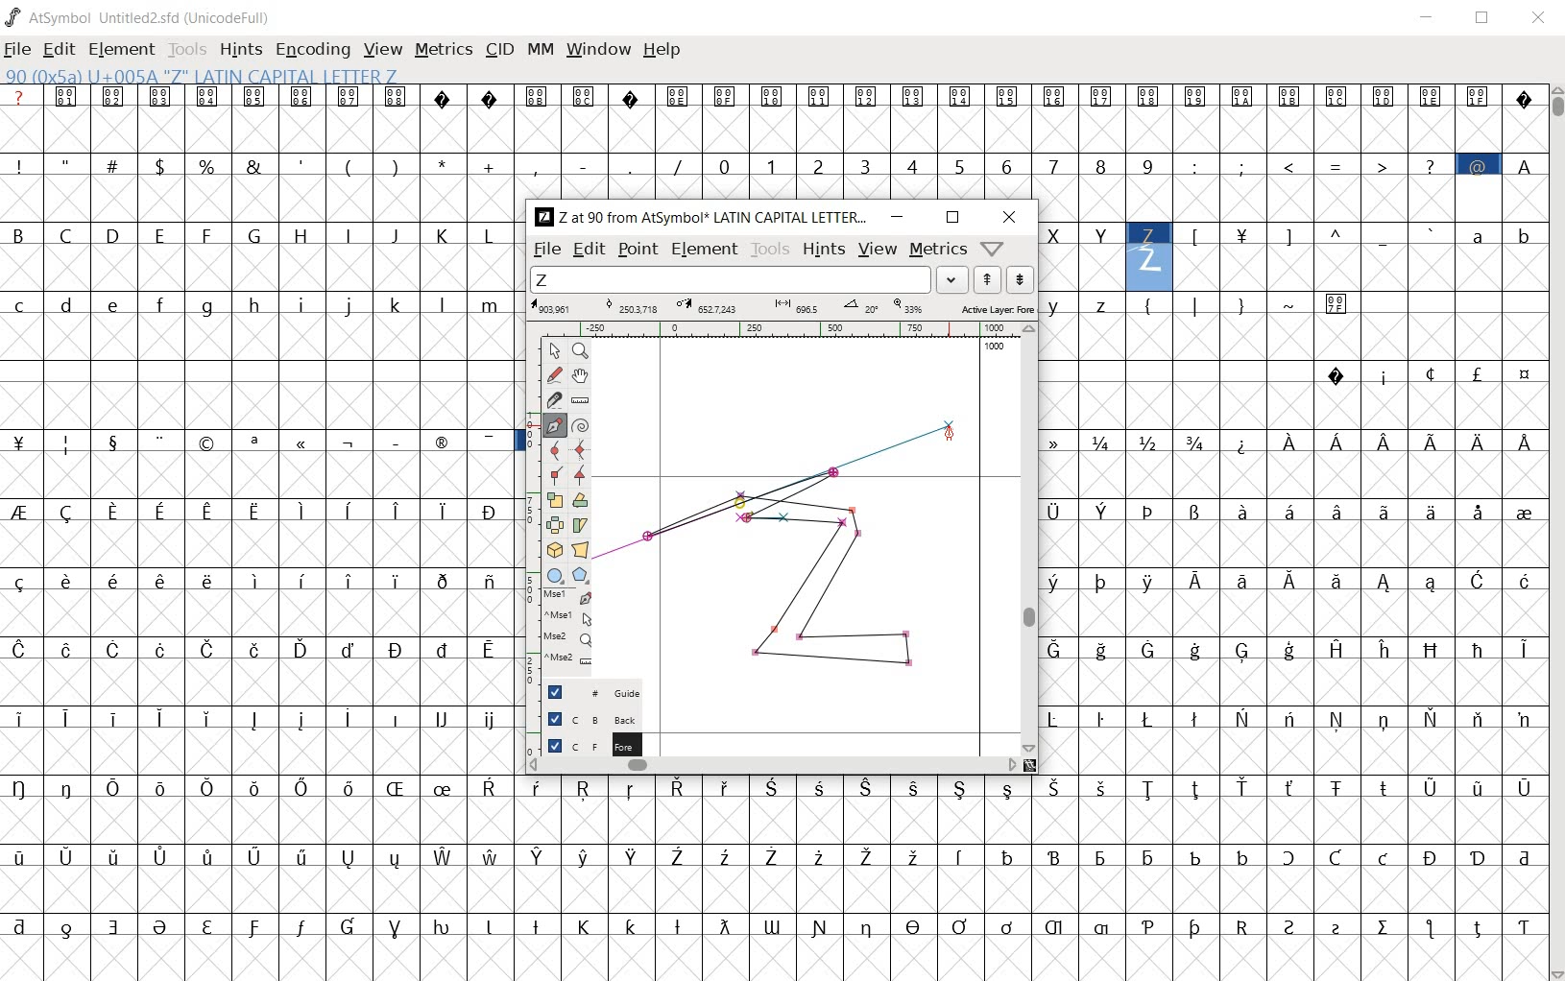 The image size is (1565, 981). Describe the element at coordinates (580, 550) in the screenshot. I see `perform a perspective transformation on the selection` at that location.